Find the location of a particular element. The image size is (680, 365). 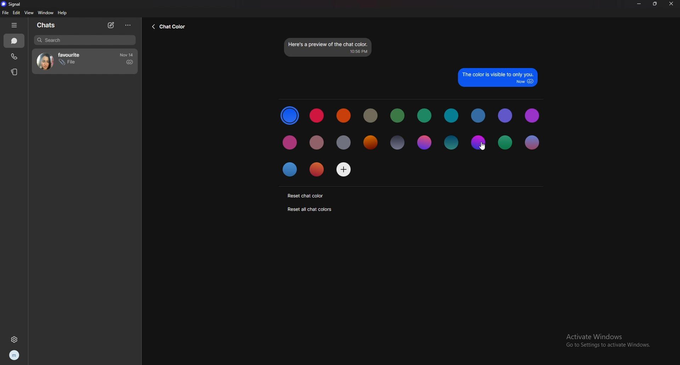

settings is located at coordinates (16, 340).